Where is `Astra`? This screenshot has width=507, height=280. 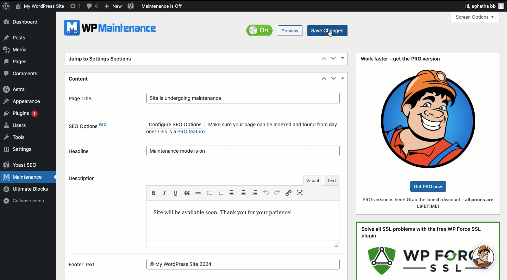 Astra is located at coordinates (15, 90).